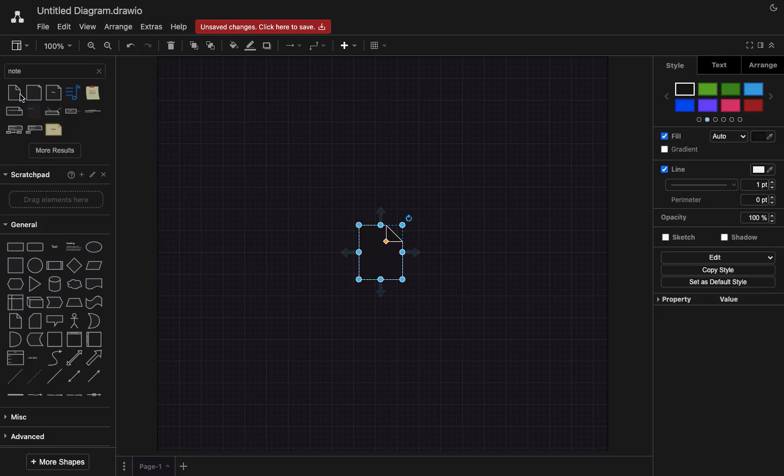 The width and height of the screenshot is (784, 476). Describe the element at coordinates (14, 302) in the screenshot. I see `internal storage` at that location.